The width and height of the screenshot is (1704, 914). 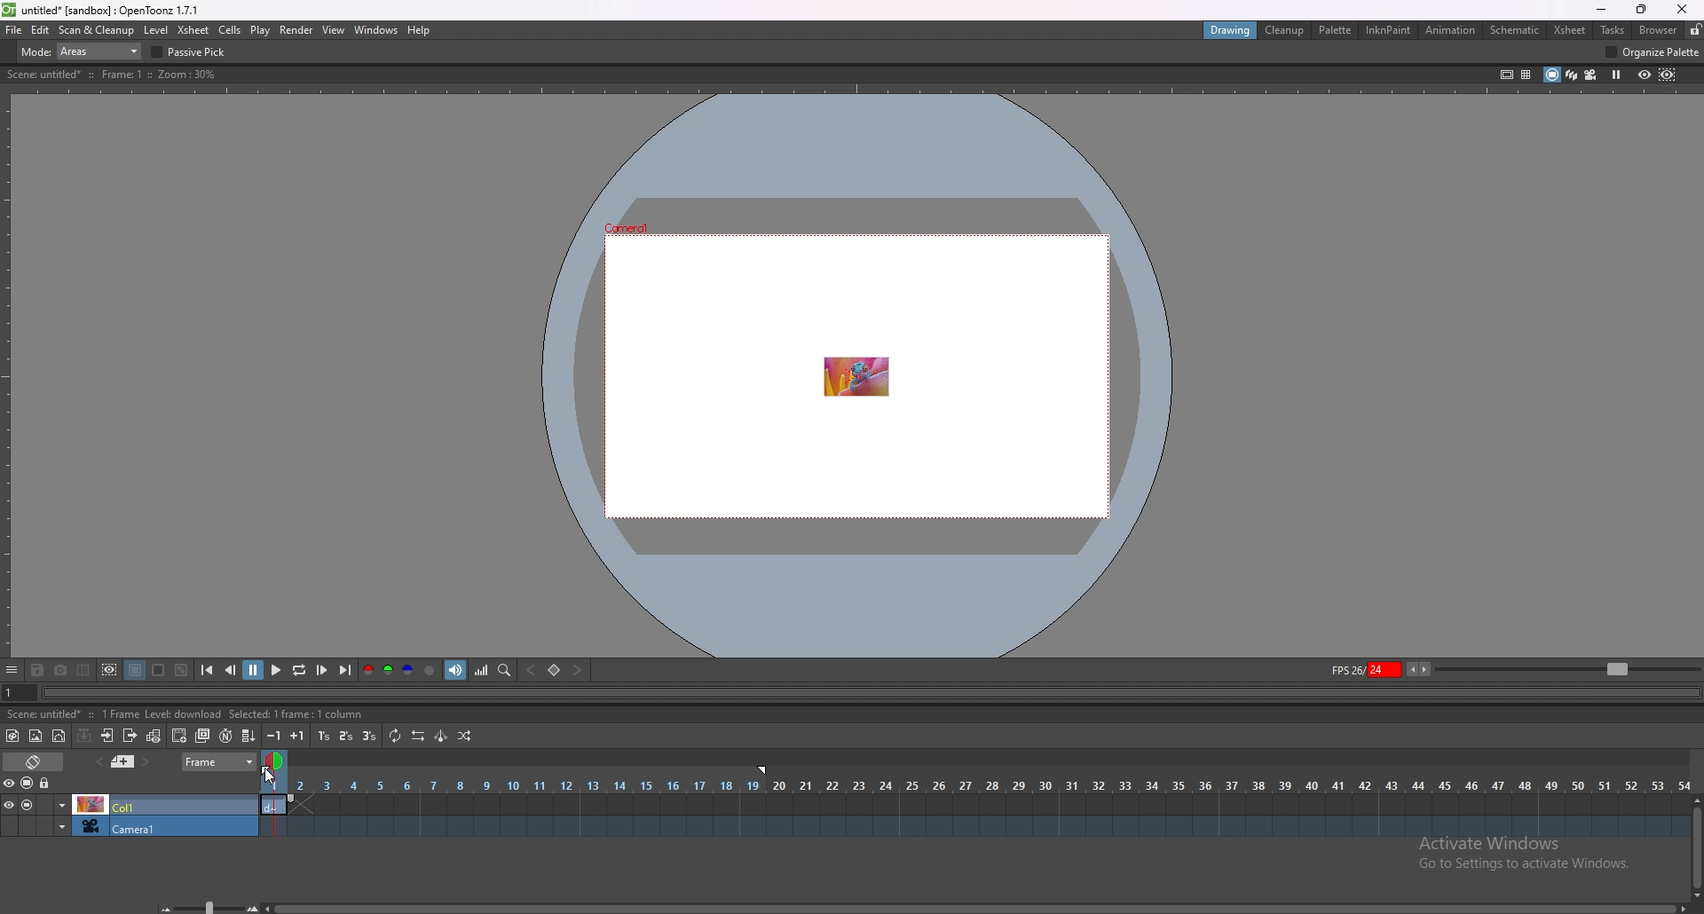 What do you see at coordinates (273, 736) in the screenshot?
I see `decrease step` at bounding box center [273, 736].